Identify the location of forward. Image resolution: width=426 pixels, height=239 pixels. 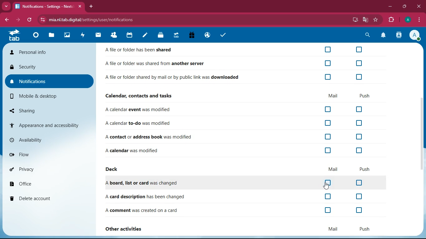
(17, 20).